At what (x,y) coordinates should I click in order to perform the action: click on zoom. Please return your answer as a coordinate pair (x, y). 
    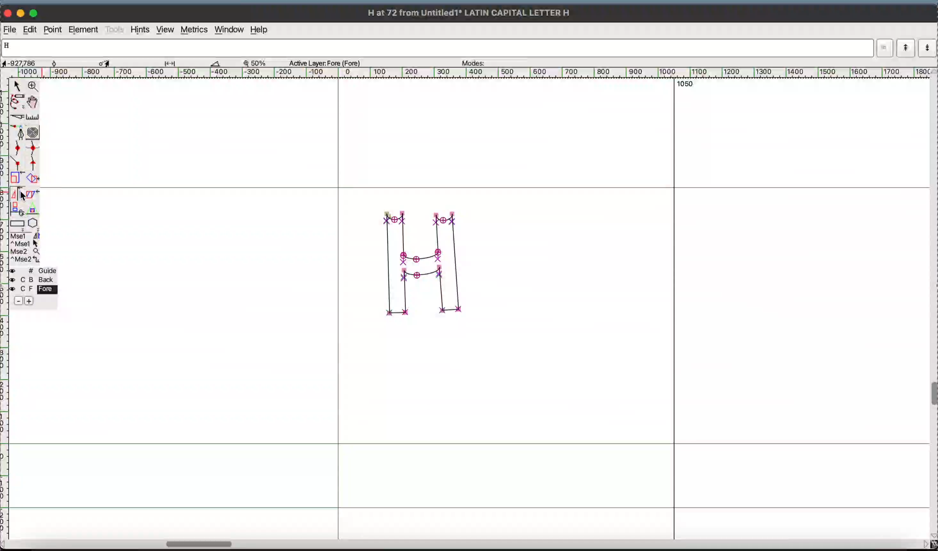
    Looking at the image, I should click on (33, 86).